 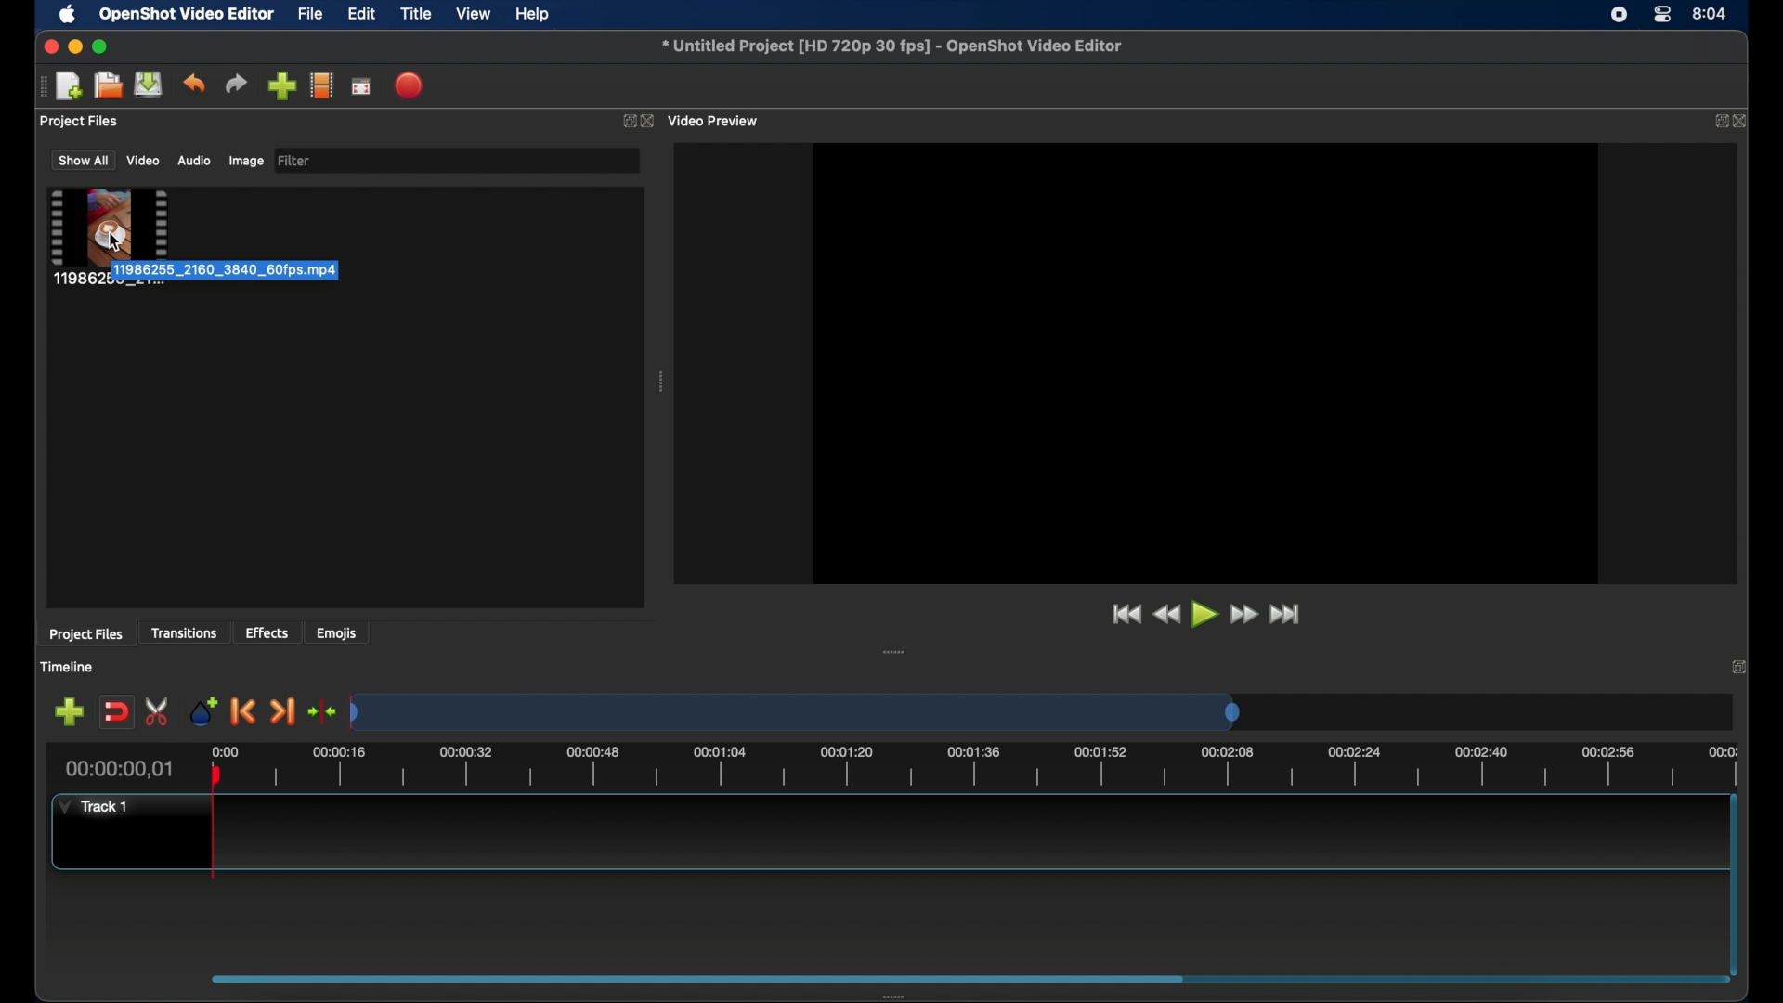 I want to click on current time indicator, so click(x=120, y=769).